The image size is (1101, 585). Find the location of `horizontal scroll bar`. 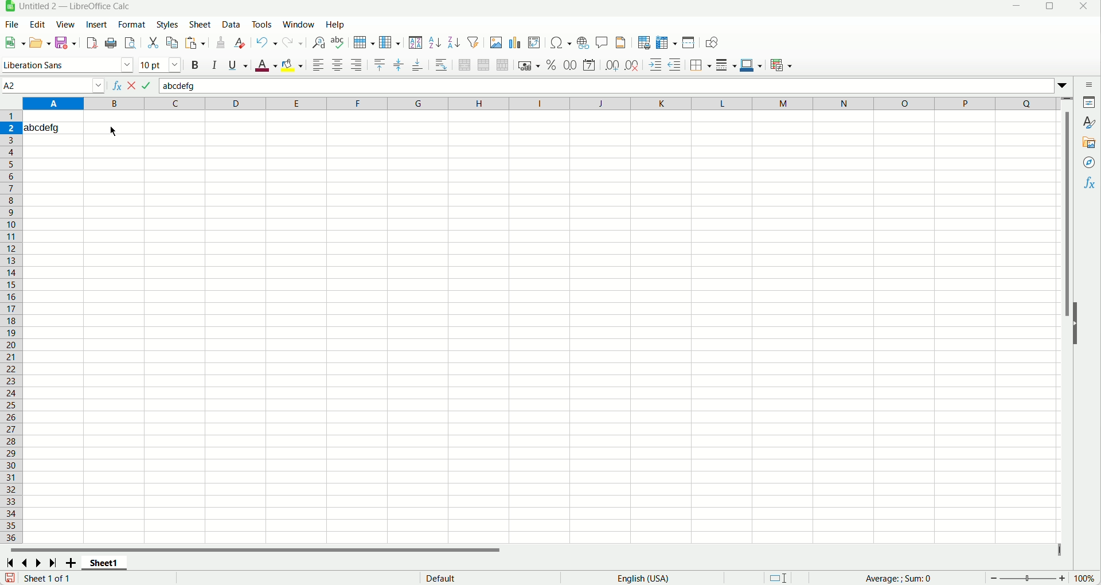

horizontal scroll bar is located at coordinates (532, 550).